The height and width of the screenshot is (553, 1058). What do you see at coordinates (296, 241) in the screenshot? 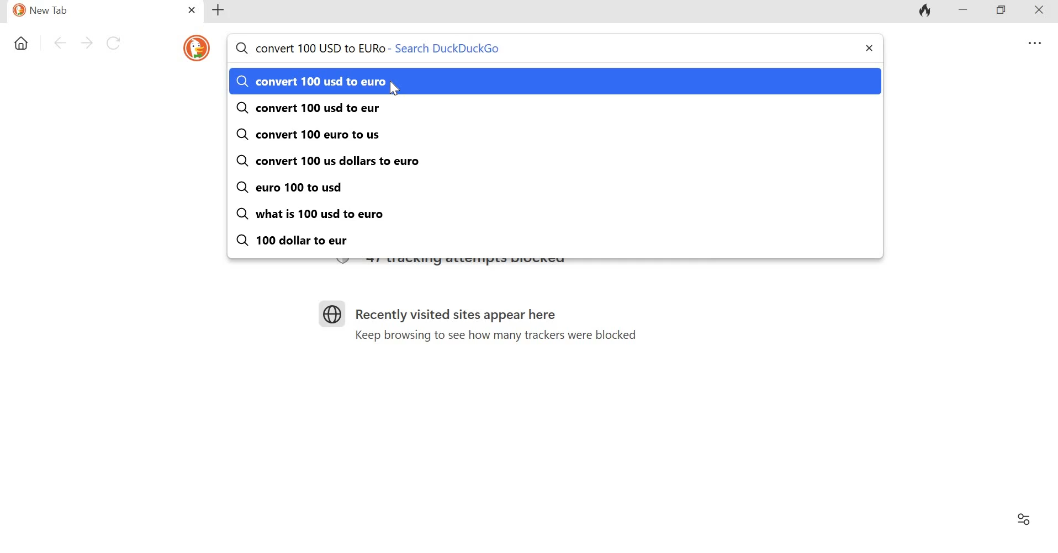
I see `100 dollar to eur` at bounding box center [296, 241].